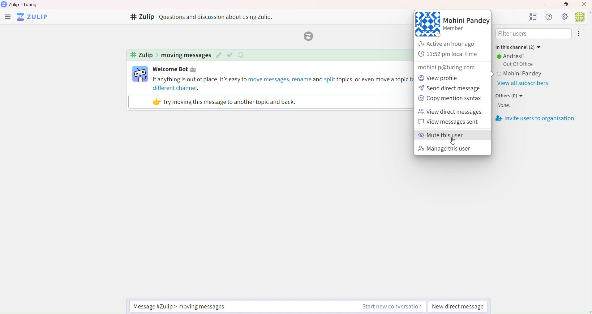 This screenshot has width=592, height=314. Describe the element at coordinates (585, 4) in the screenshot. I see `Close` at that location.